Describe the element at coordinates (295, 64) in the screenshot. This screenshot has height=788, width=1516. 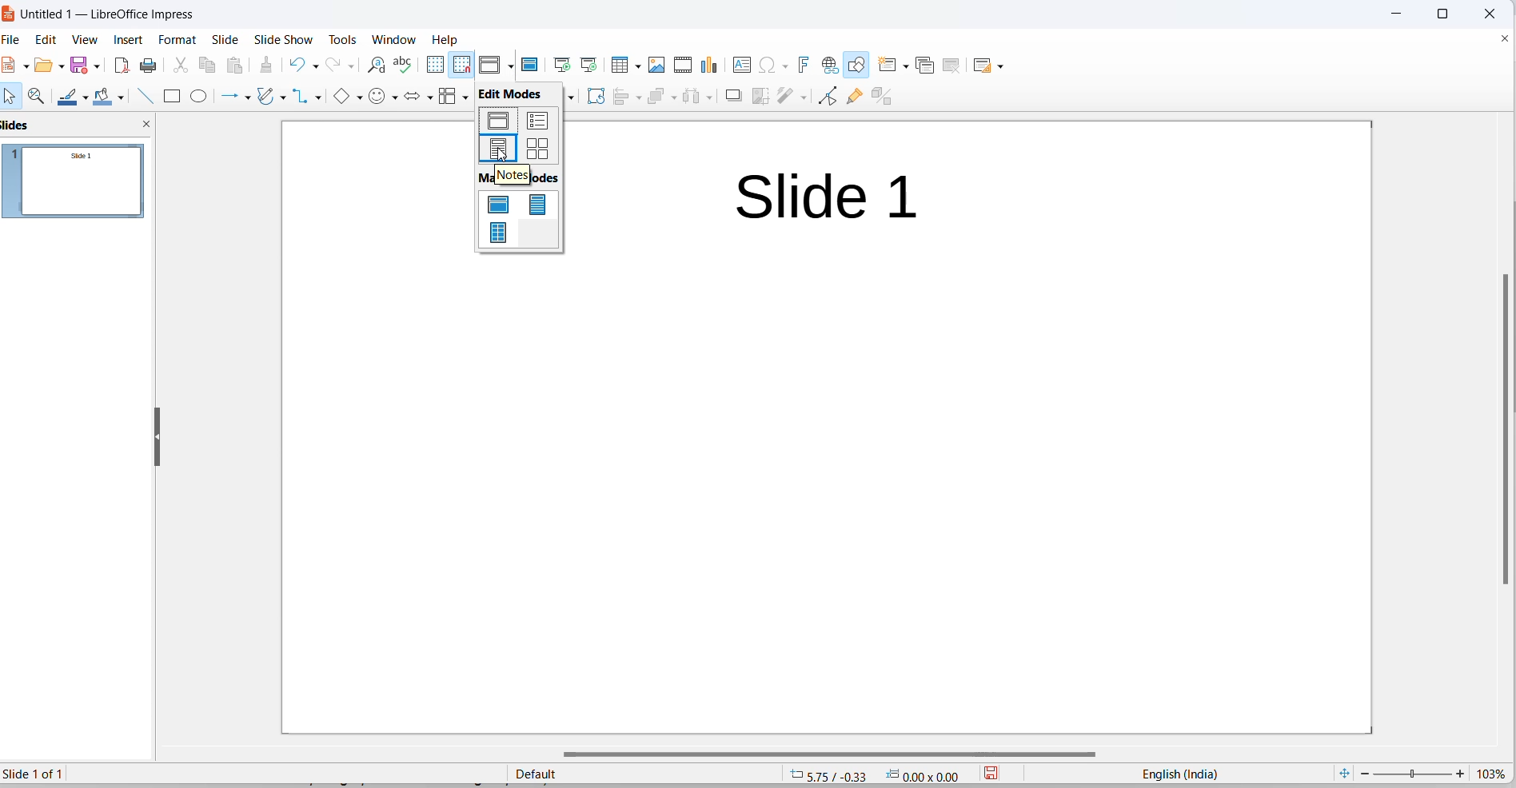
I see `undo` at that location.